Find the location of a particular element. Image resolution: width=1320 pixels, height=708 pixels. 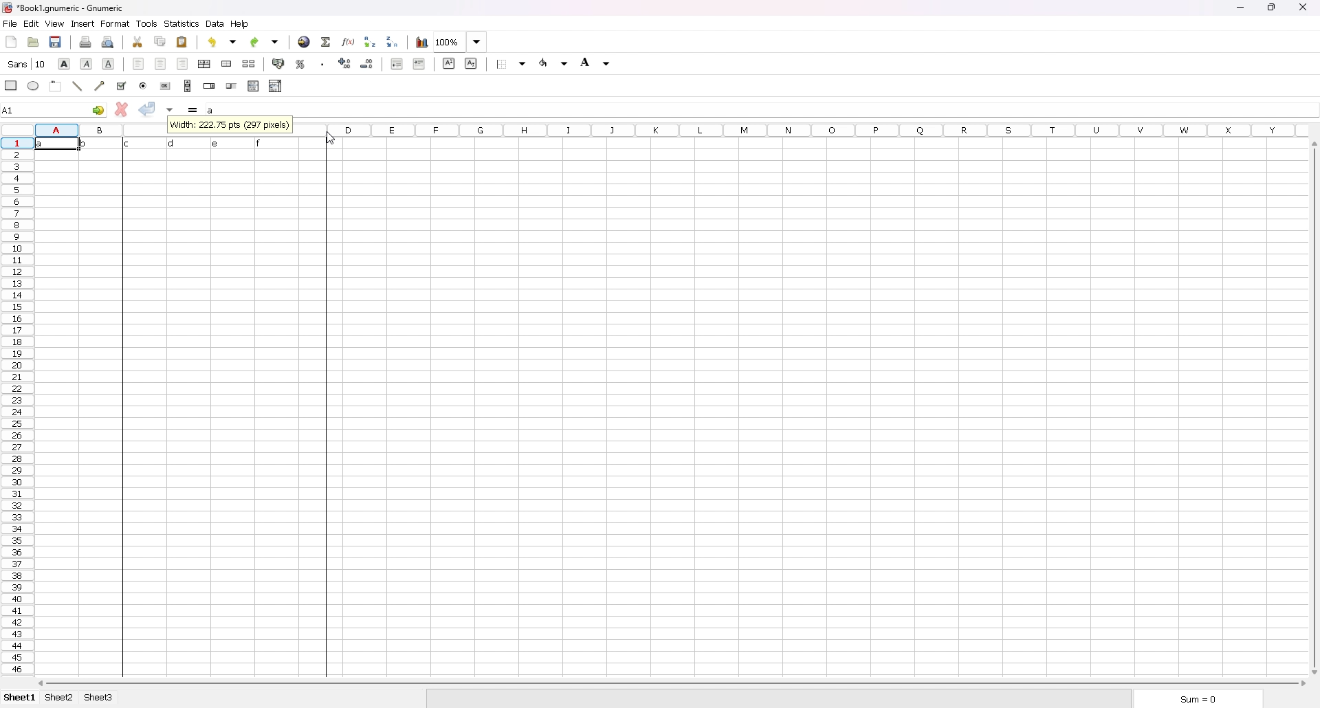

scroll bar is located at coordinates (188, 86).